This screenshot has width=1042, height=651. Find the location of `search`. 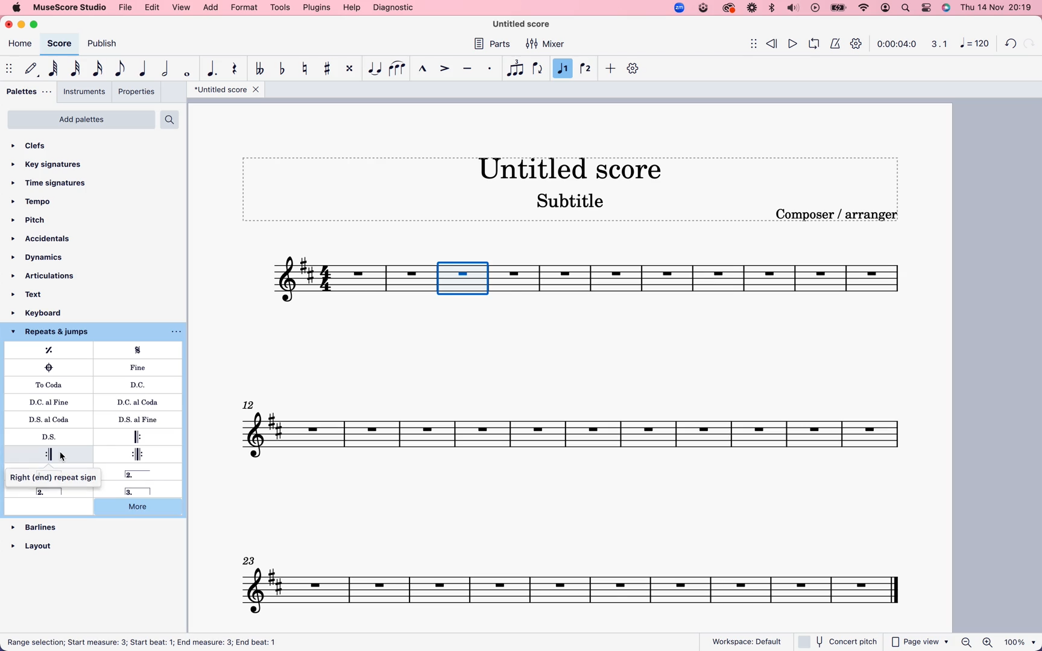

search is located at coordinates (906, 8).